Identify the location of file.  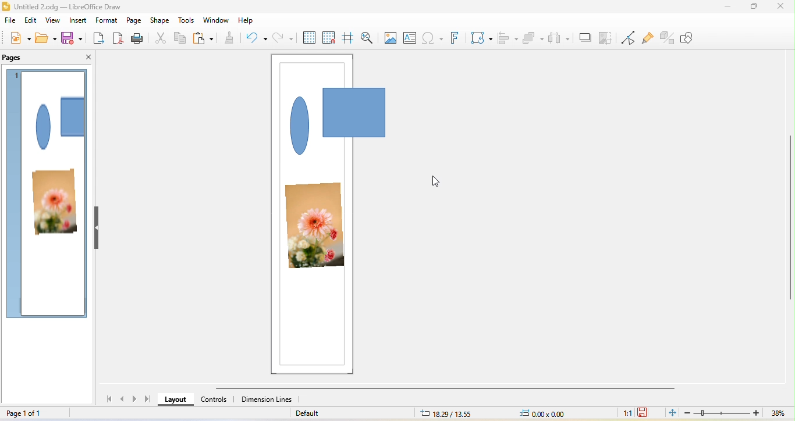
(10, 22).